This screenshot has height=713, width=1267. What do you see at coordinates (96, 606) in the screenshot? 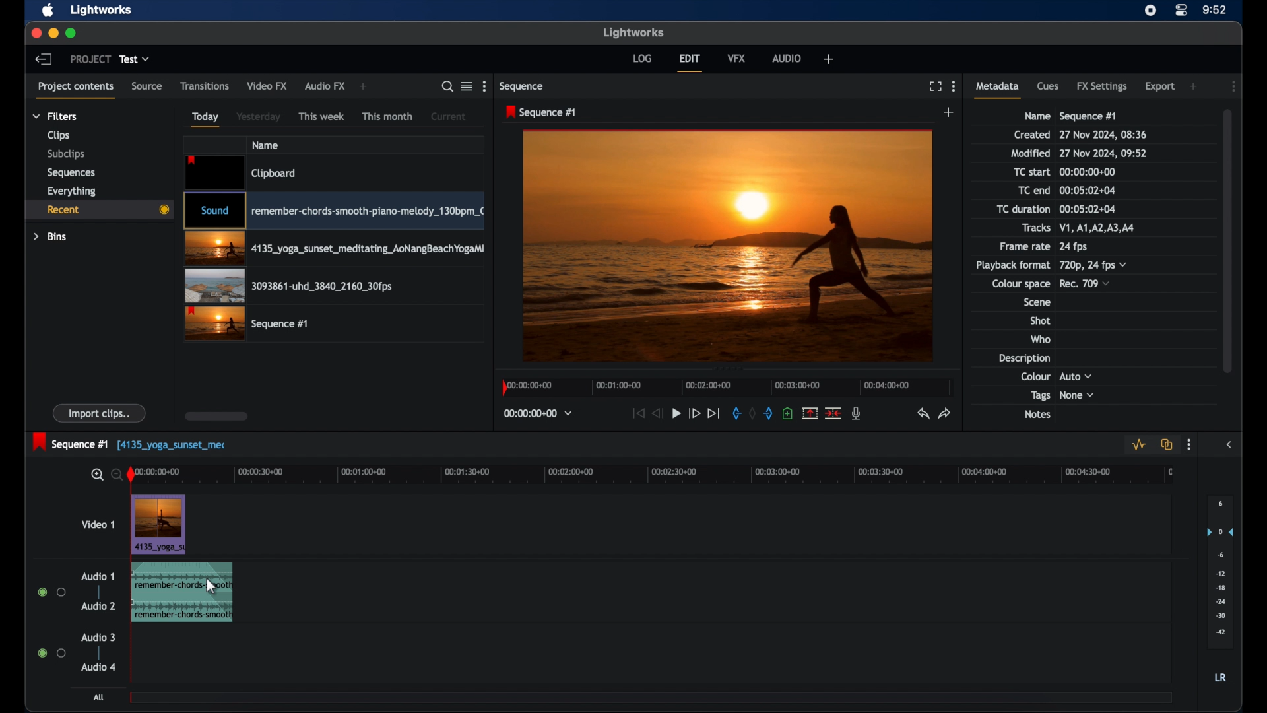
I see `audio 2` at bounding box center [96, 606].